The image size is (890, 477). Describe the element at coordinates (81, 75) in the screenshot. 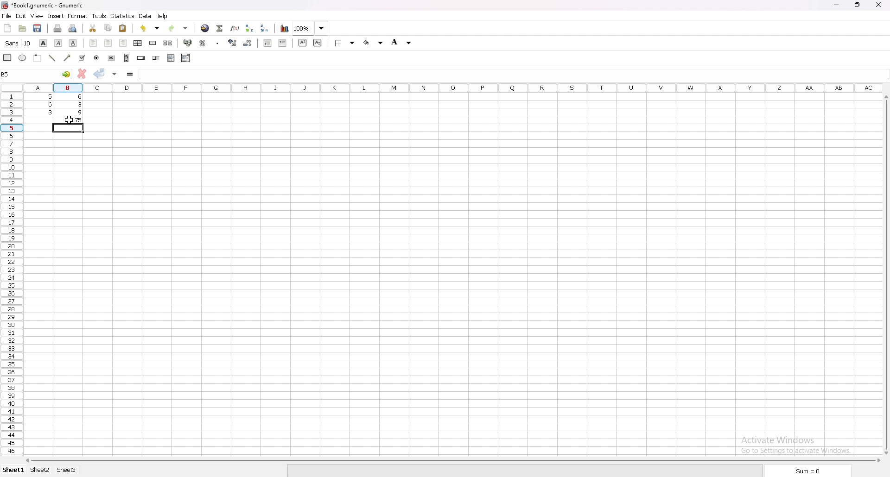

I see `cancel change` at that location.